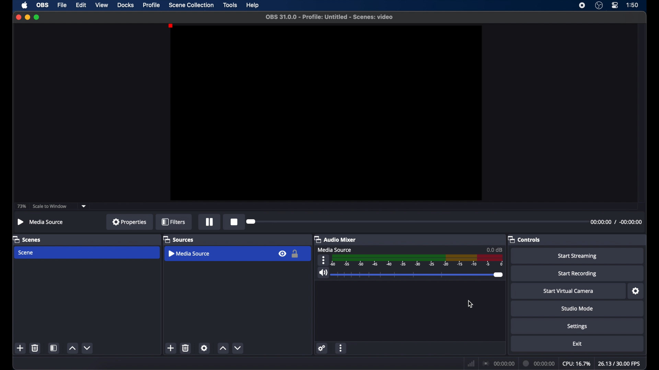 The height and width of the screenshot is (370, 659). What do you see at coordinates (24, 5) in the screenshot?
I see `apple icon` at bounding box center [24, 5].